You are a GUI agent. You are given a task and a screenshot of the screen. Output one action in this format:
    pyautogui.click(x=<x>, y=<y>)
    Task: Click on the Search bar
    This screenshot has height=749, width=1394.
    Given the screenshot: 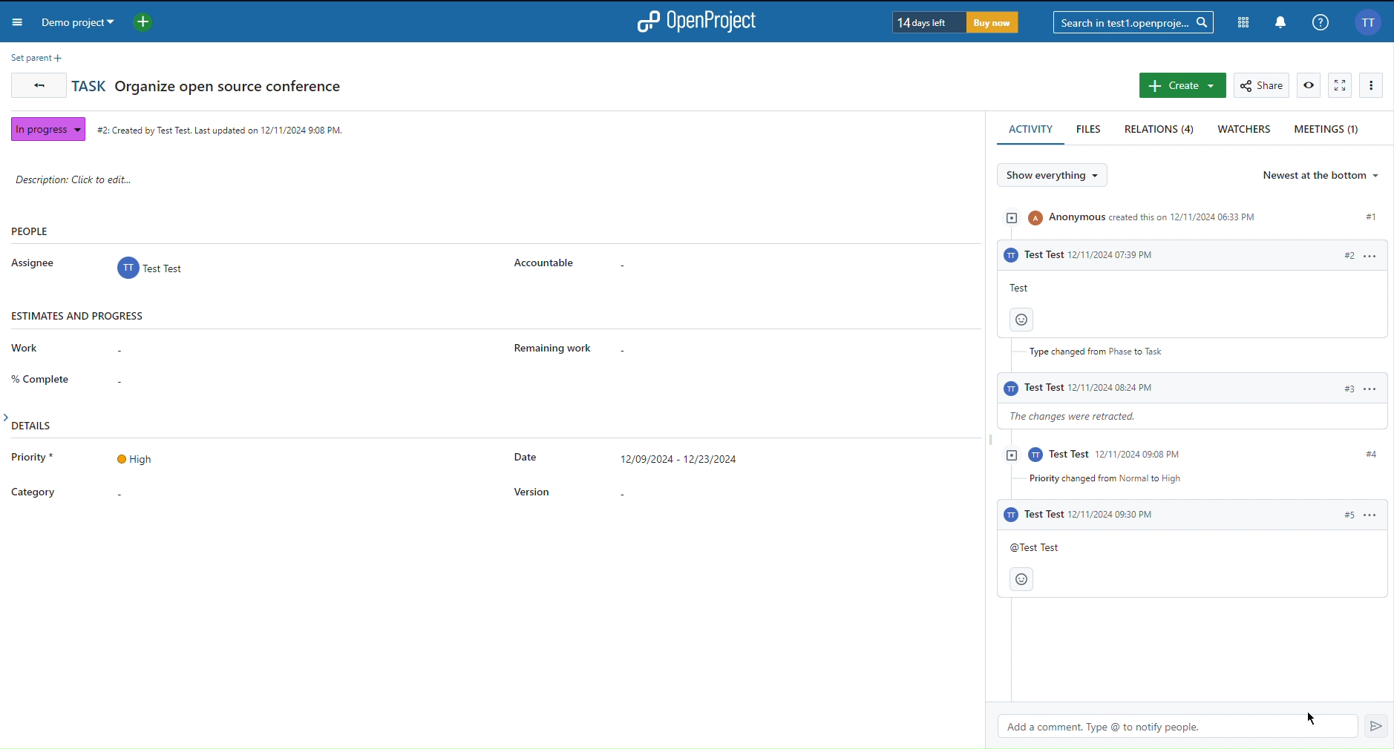 What is the action you would take?
    pyautogui.click(x=1132, y=22)
    